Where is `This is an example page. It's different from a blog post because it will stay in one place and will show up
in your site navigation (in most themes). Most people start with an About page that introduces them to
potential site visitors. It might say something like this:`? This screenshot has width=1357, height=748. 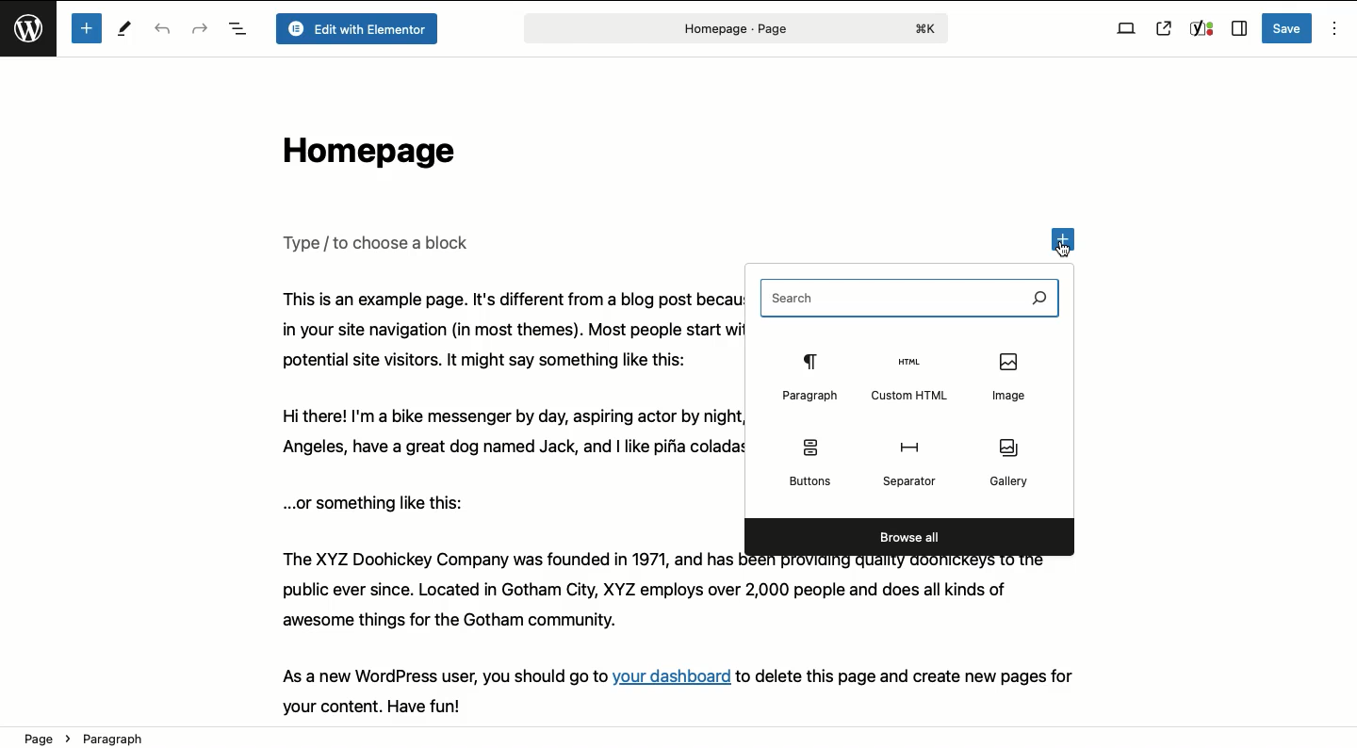 This is an example page. It's different from a blog post because it will stay in one place and will show up
in your site navigation (in most themes). Most people start with an About page that introduces them to
potential site visitors. It might say something like this: is located at coordinates (503, 330).